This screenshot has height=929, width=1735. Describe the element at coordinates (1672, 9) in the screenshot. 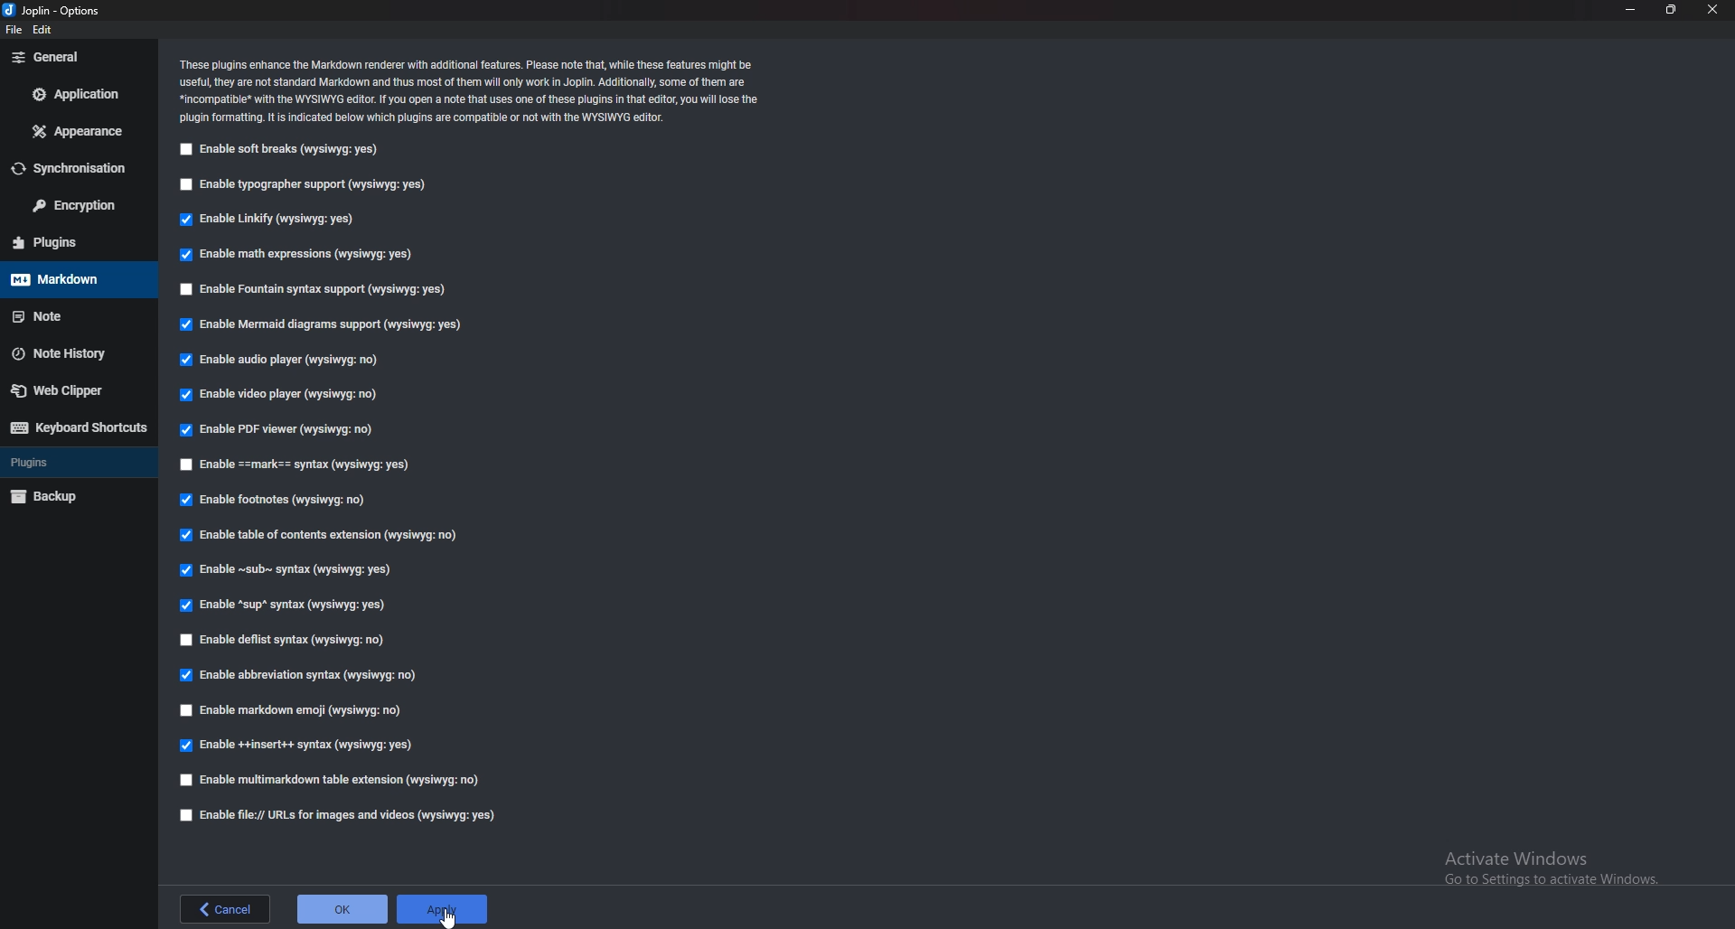

I see `resize` at that location.